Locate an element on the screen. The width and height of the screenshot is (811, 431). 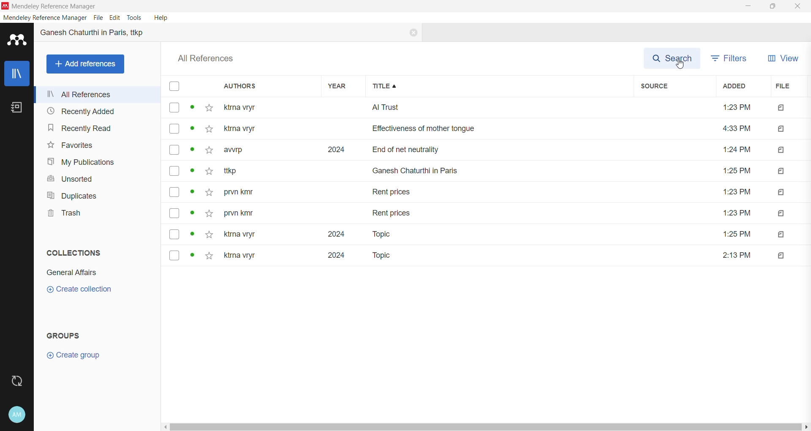
view status is located at coordinates (193, 129).